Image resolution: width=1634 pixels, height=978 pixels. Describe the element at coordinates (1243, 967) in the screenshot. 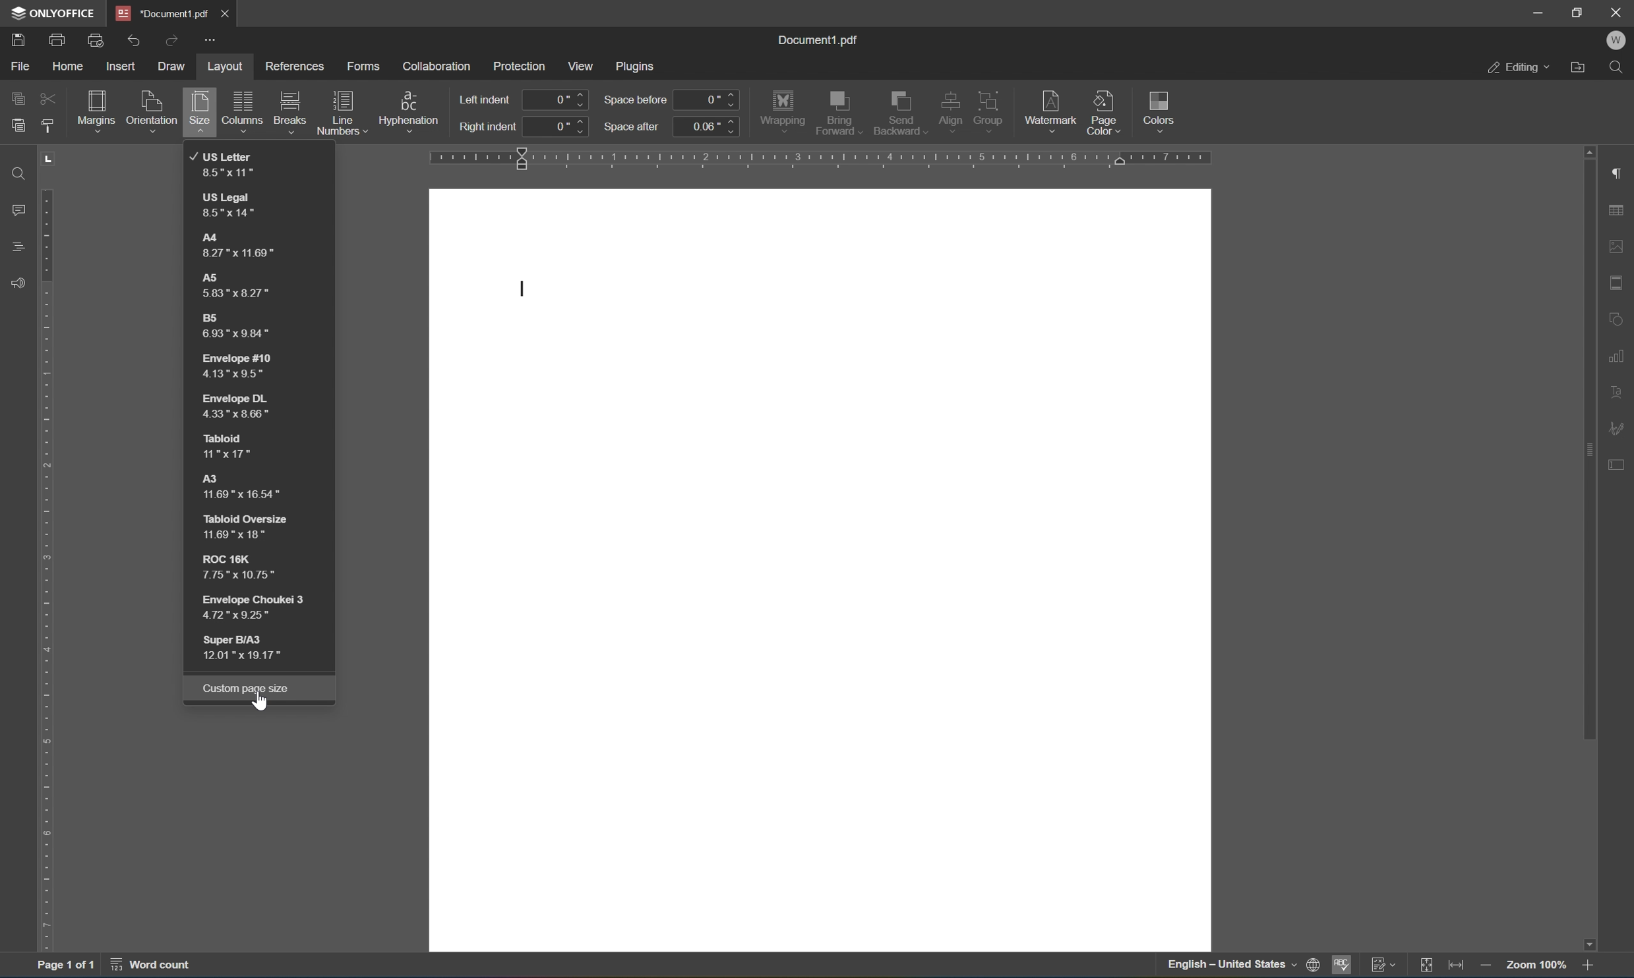

I see `set document language` at that location.